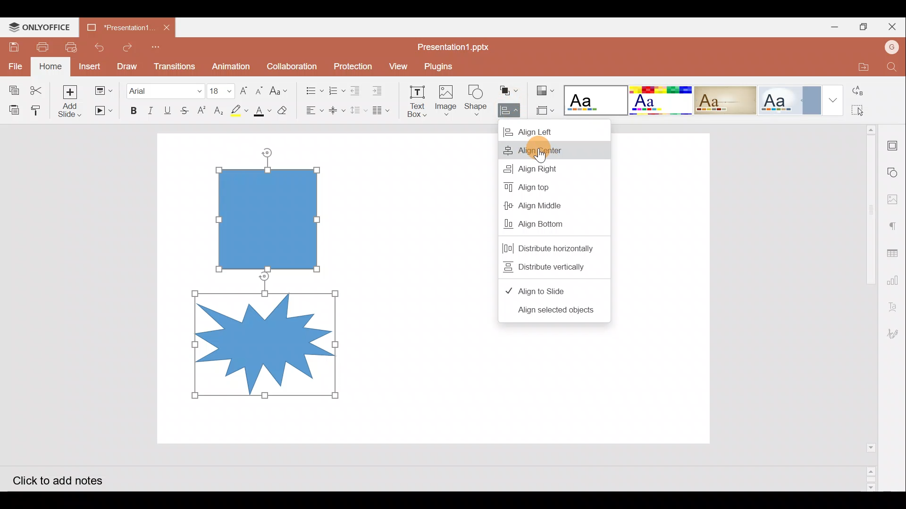 The width and height of the screenshot is (906, 509). I want to click on Plugins, so click(445, 65).